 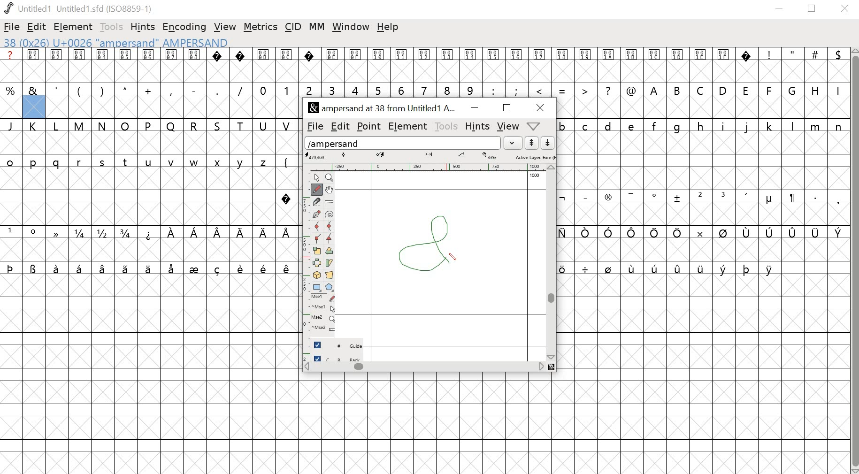 What do you see at coordinates (171, 233) in the screenshot?
I see `symbol` at bounding box center [171, 233].